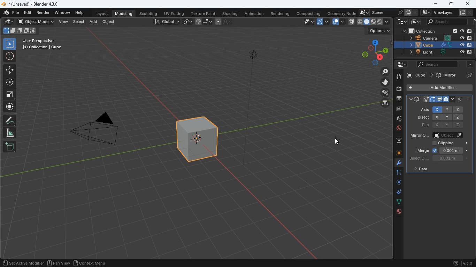  What do you see at coordinates (249, 106) in the screenshot?
I see `light` at bounding box center [249, 106].